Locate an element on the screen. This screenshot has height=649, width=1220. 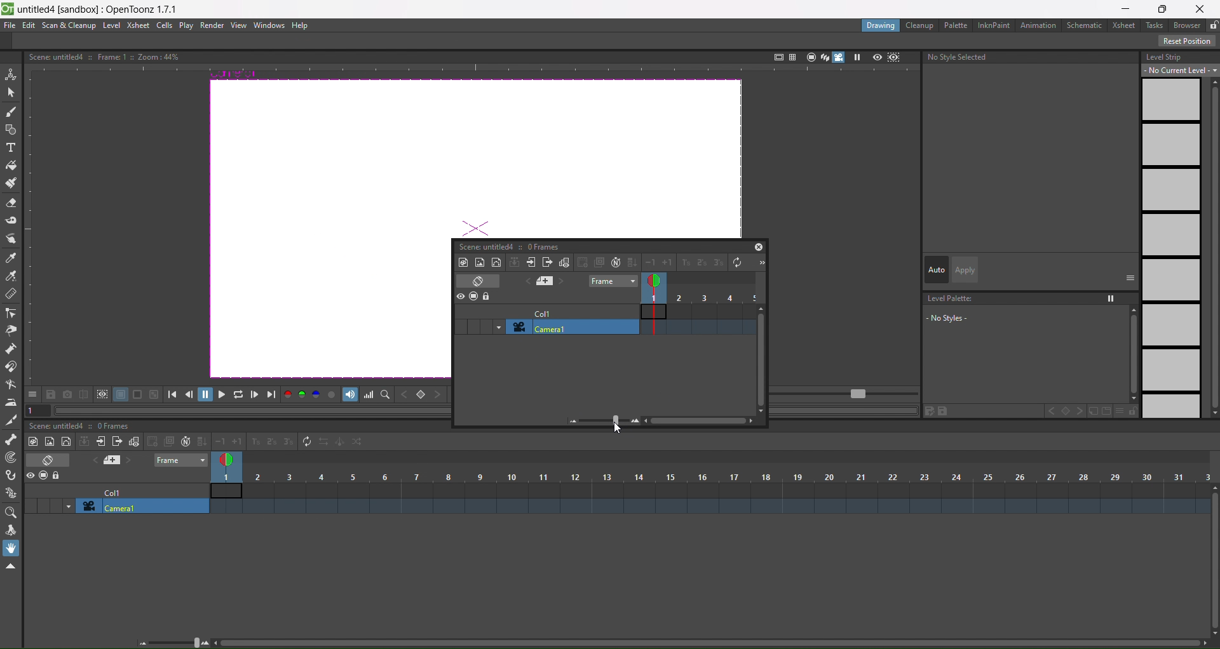
rbg picker tool is located at coordinates (11, 276).